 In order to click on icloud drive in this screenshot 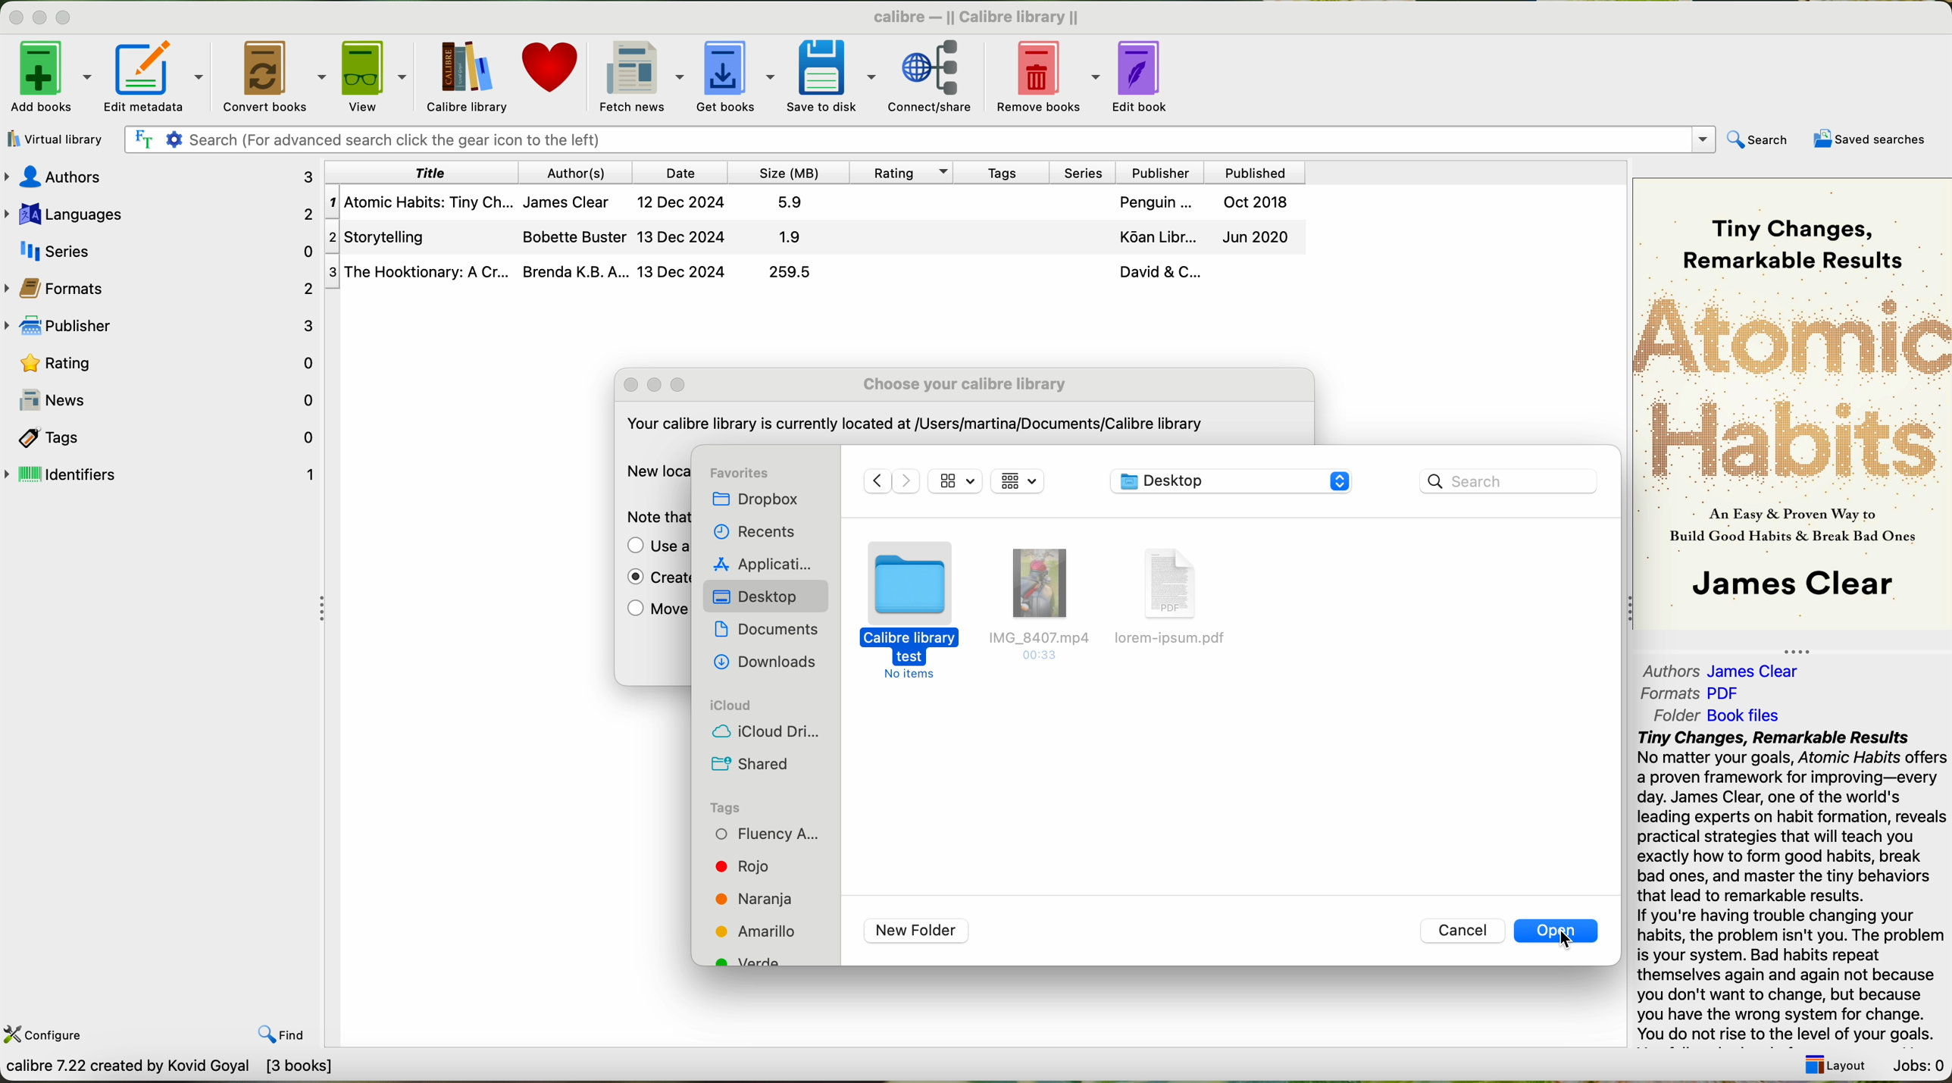, I will do `click(766, 732)`.